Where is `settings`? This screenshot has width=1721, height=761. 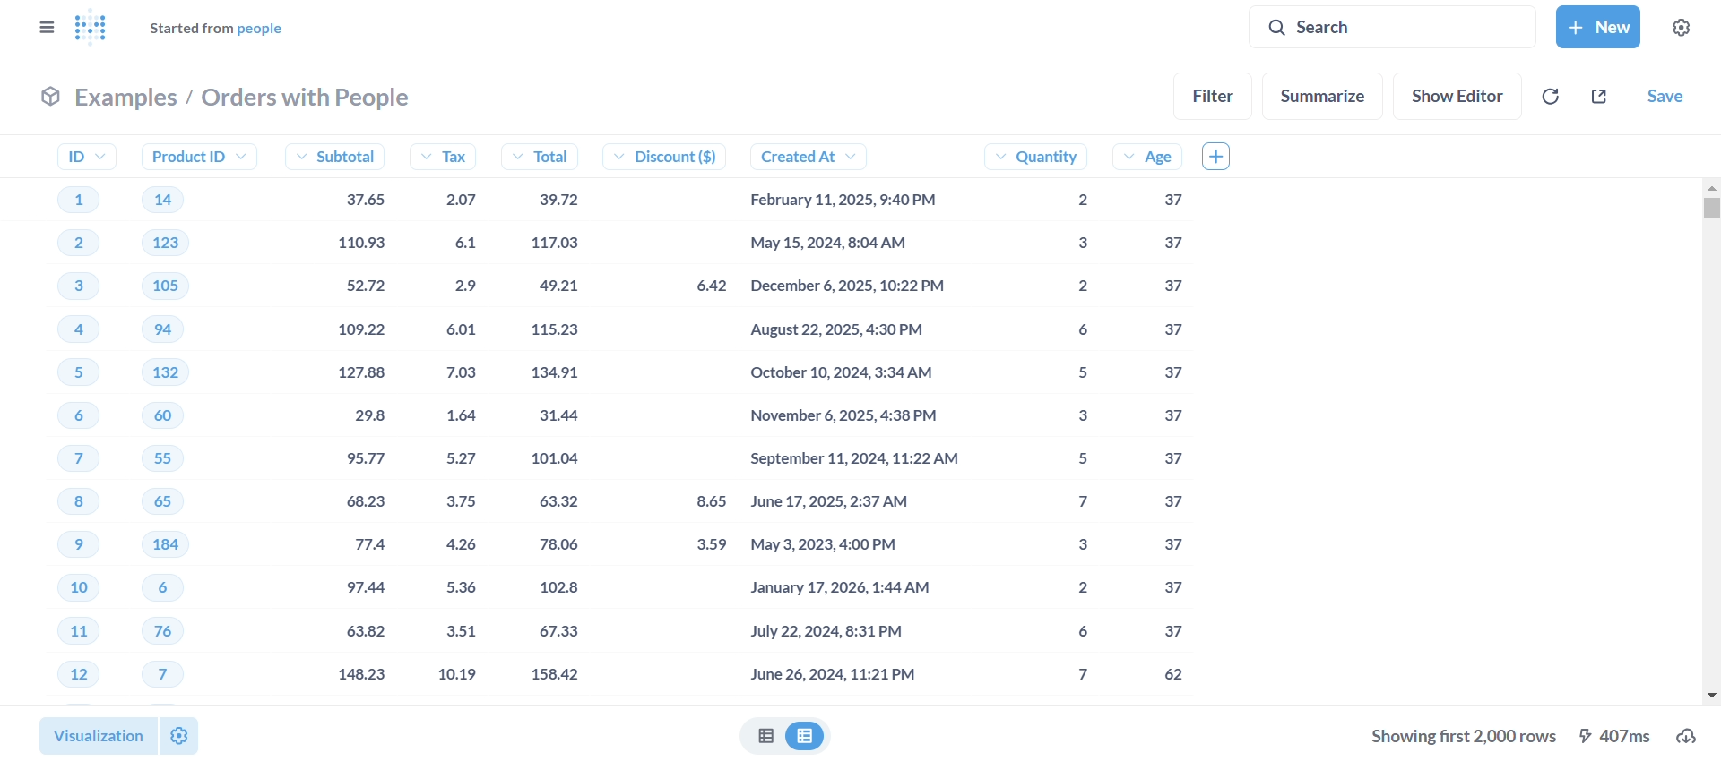 settings is located at coordinates (177, 738).